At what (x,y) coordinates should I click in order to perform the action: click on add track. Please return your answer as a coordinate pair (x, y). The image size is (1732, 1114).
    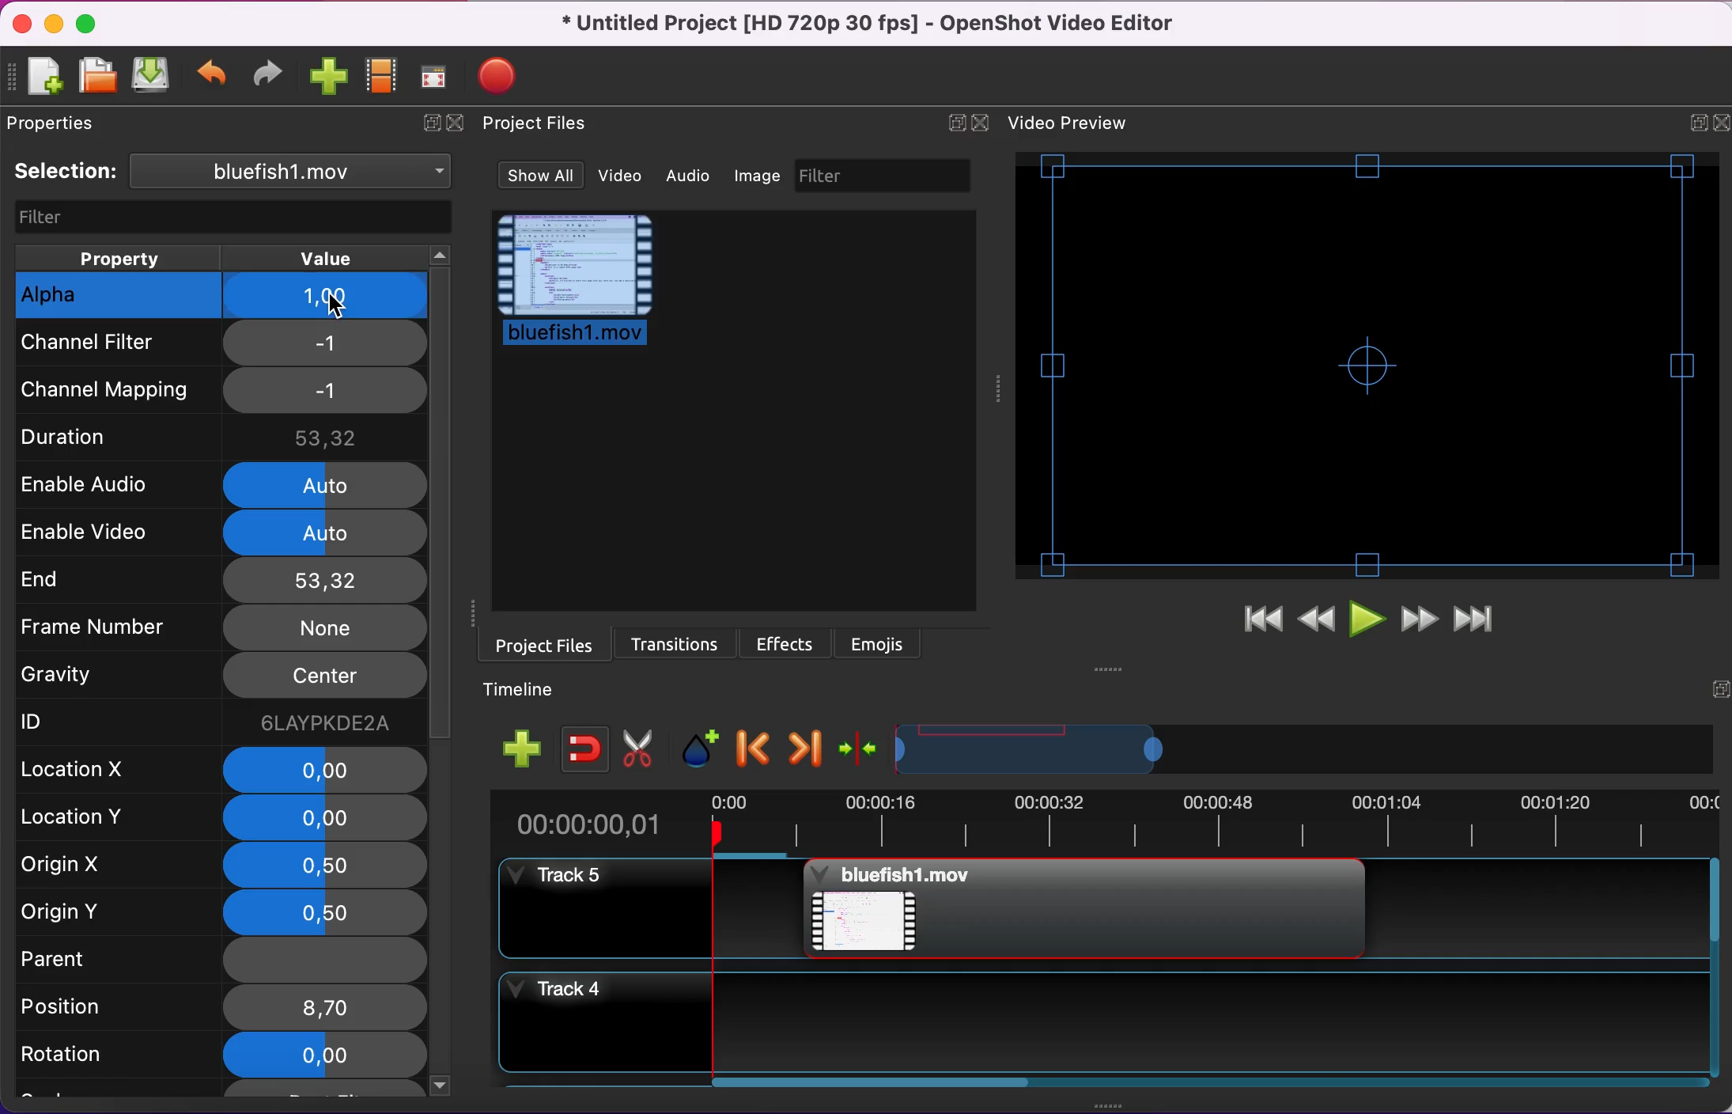
    Looking at the image, I should click on (528, 751).